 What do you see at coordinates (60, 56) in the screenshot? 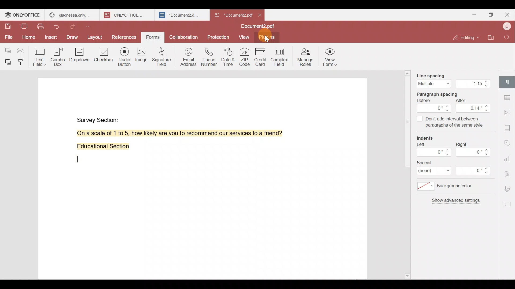
I see `Combo box` at bounding box center [60, 56].